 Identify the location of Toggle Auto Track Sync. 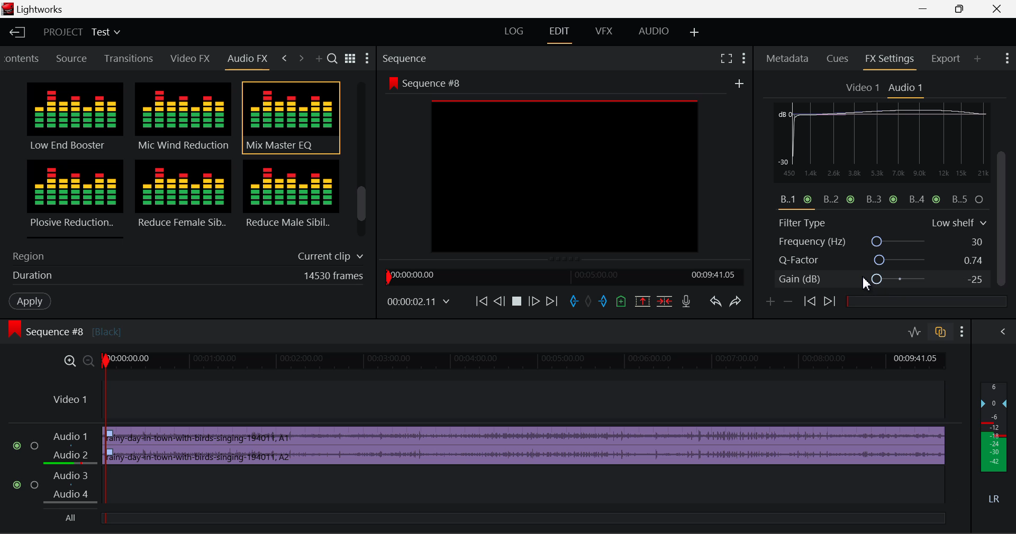
(940, 333).